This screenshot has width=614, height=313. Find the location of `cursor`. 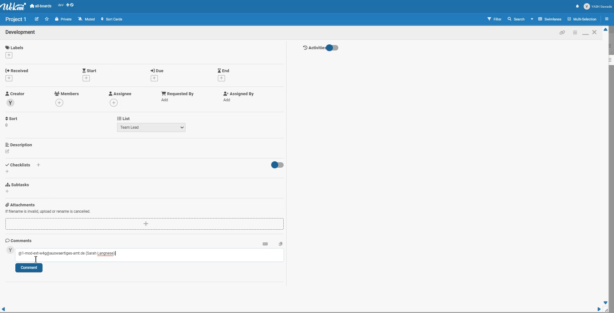

cursor is located at coordinates (36, 260).